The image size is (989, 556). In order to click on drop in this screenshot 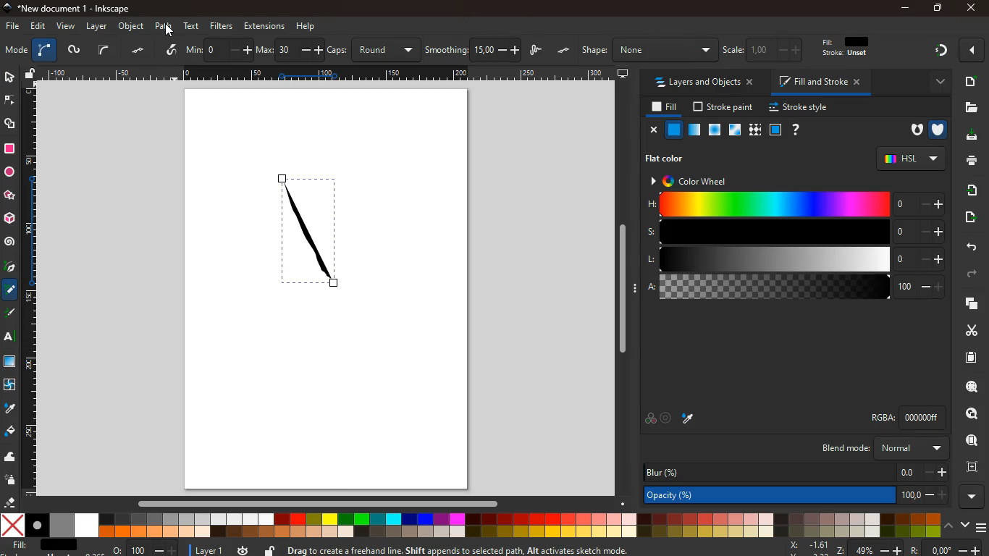, I will do `click(9, 409)`.